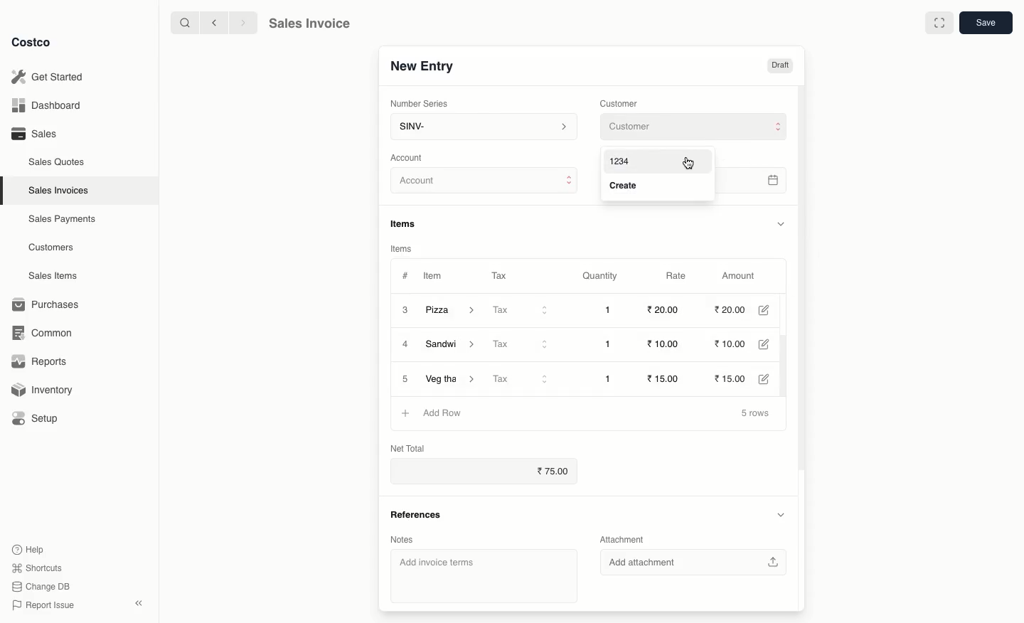  Describe the element at coordinates (404, 309) in the screenshot. I see `3` at that location.